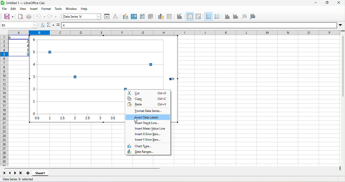 Image resolution: width=345 pixels, height=182 pixels. What do you see at coordinates (339, 3) in the screenshot?
I see `close` at bounding box center [339, 3].